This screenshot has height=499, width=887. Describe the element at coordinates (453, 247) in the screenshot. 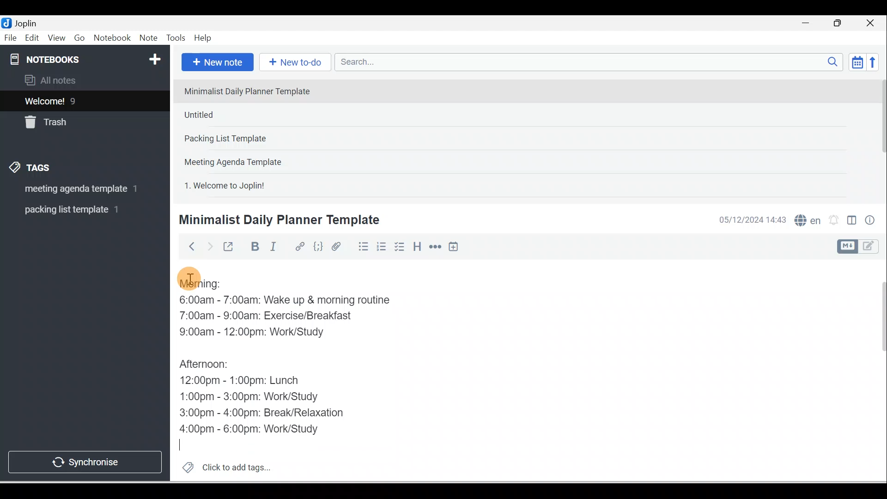

I see `Insert time` at that location.